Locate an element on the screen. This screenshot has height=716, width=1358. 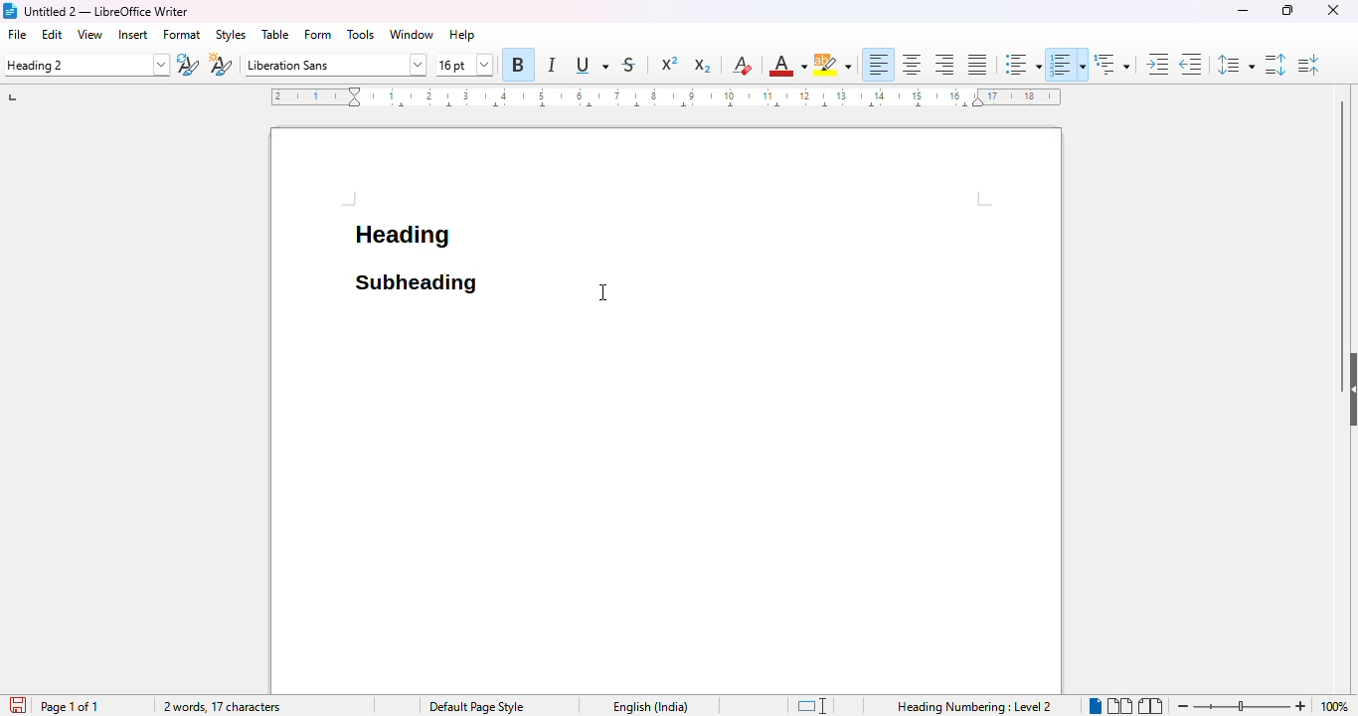
insert is located at coordinates (133, 35).